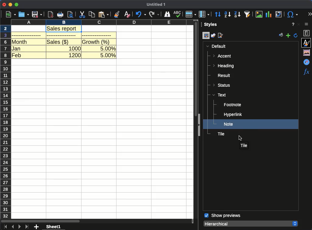 The image size is (312, 230). What do you see at coordinates (116, 14) in the screenshot?
I see `clone formatting` at bounding box center [116, 14].